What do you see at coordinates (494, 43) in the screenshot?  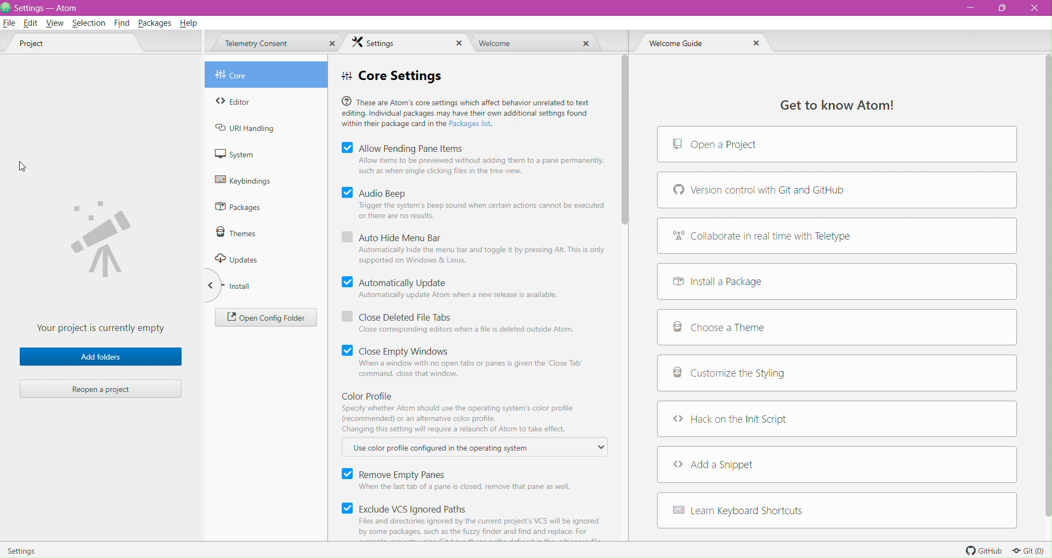 I see `Welcome` at bounding box center [494, 43].